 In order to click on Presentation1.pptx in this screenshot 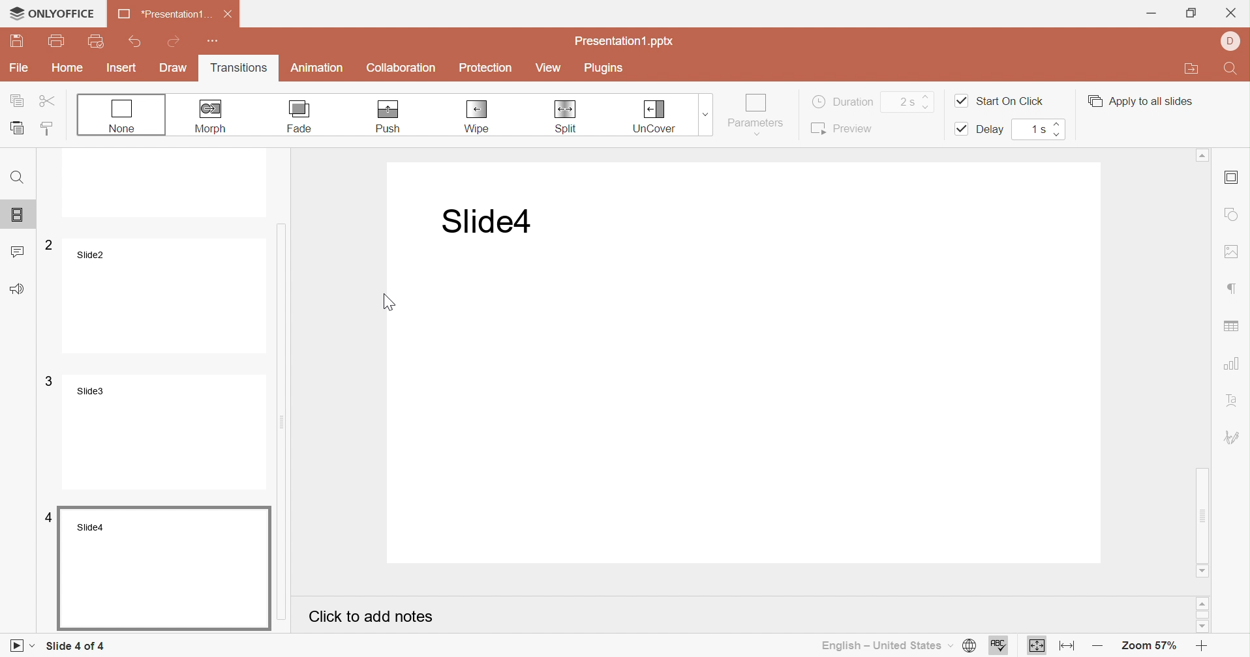, I will do `click(626, 42)`.